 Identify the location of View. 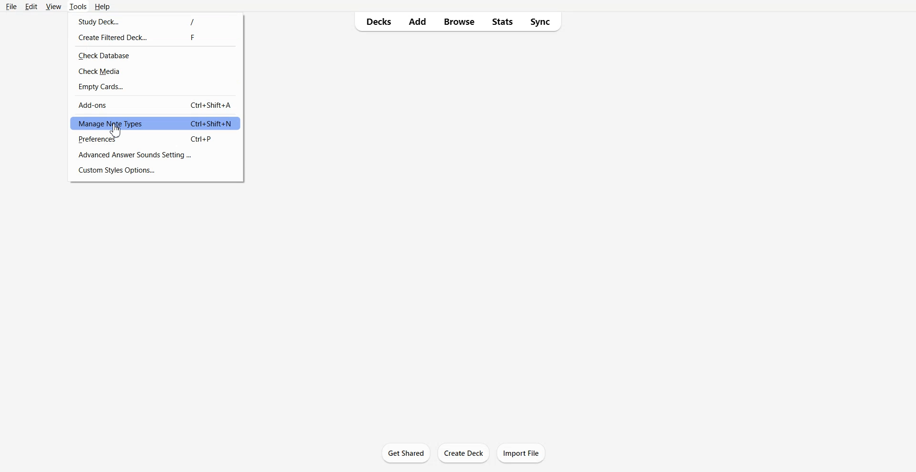
(53, 7).